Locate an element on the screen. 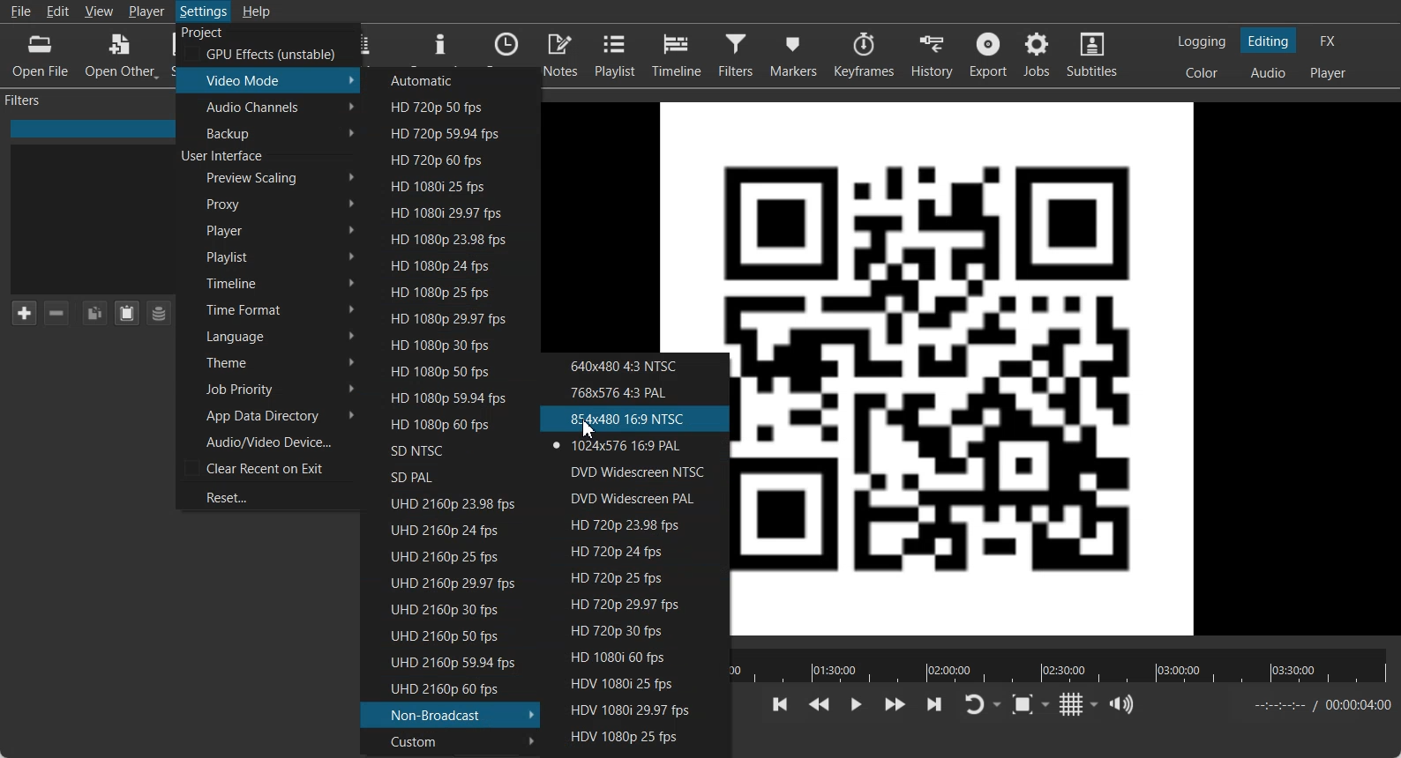 The width and height of the screenshot is (1401, 758). Open Other is located at coordinates (122, 54).